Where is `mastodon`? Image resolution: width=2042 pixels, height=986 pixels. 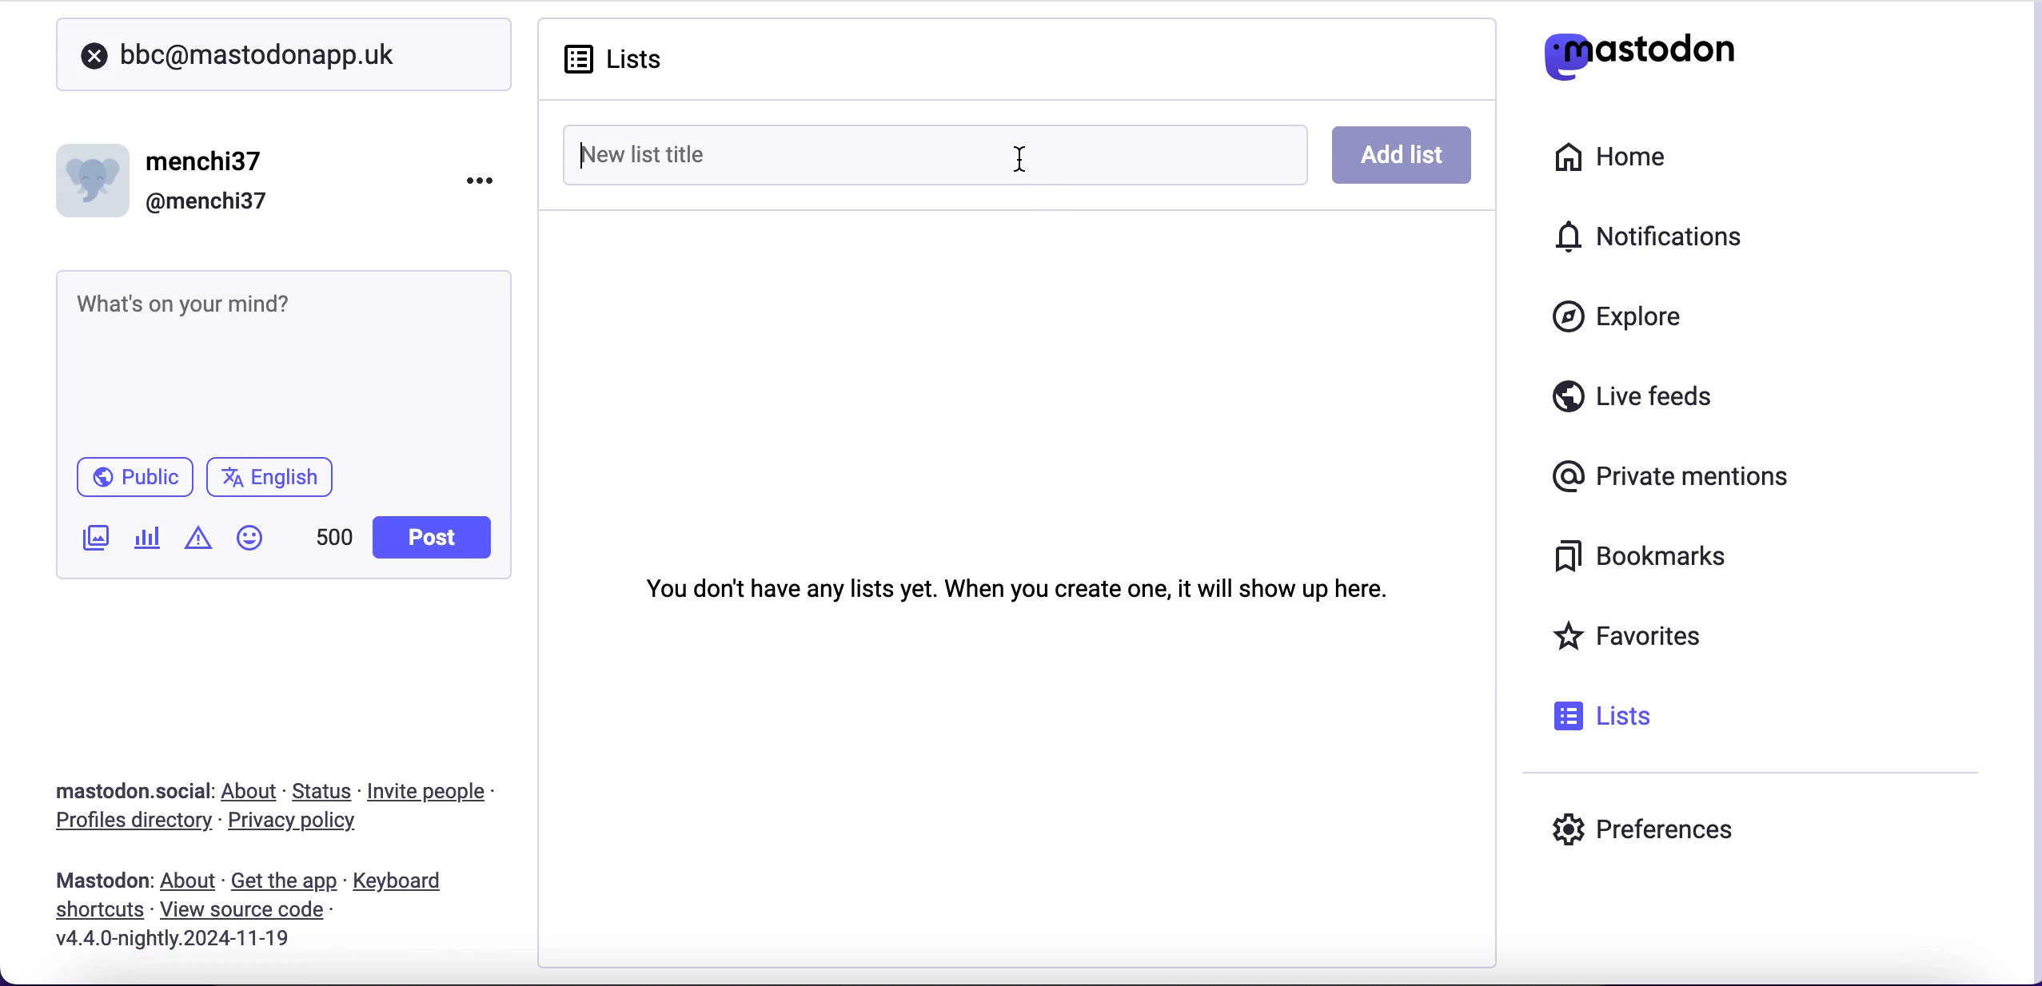 mastodon is located at coordinates (103, 881).